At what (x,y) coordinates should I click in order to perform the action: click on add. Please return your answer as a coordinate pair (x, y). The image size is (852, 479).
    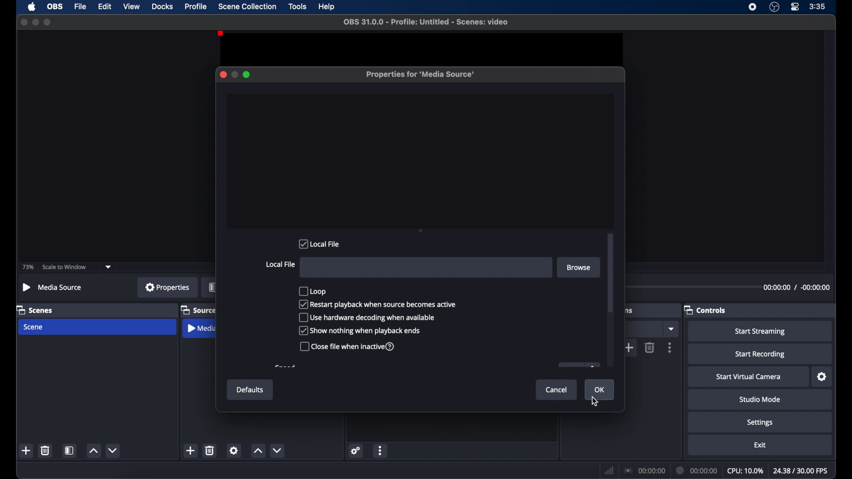
    Looking at the image, I should click on (628, 347).